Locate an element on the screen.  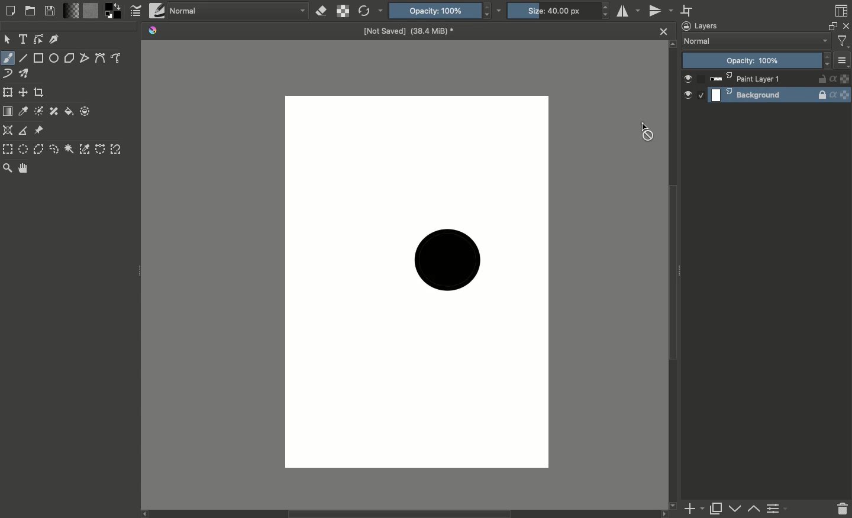
Krita is located at coordinates (155, 30).